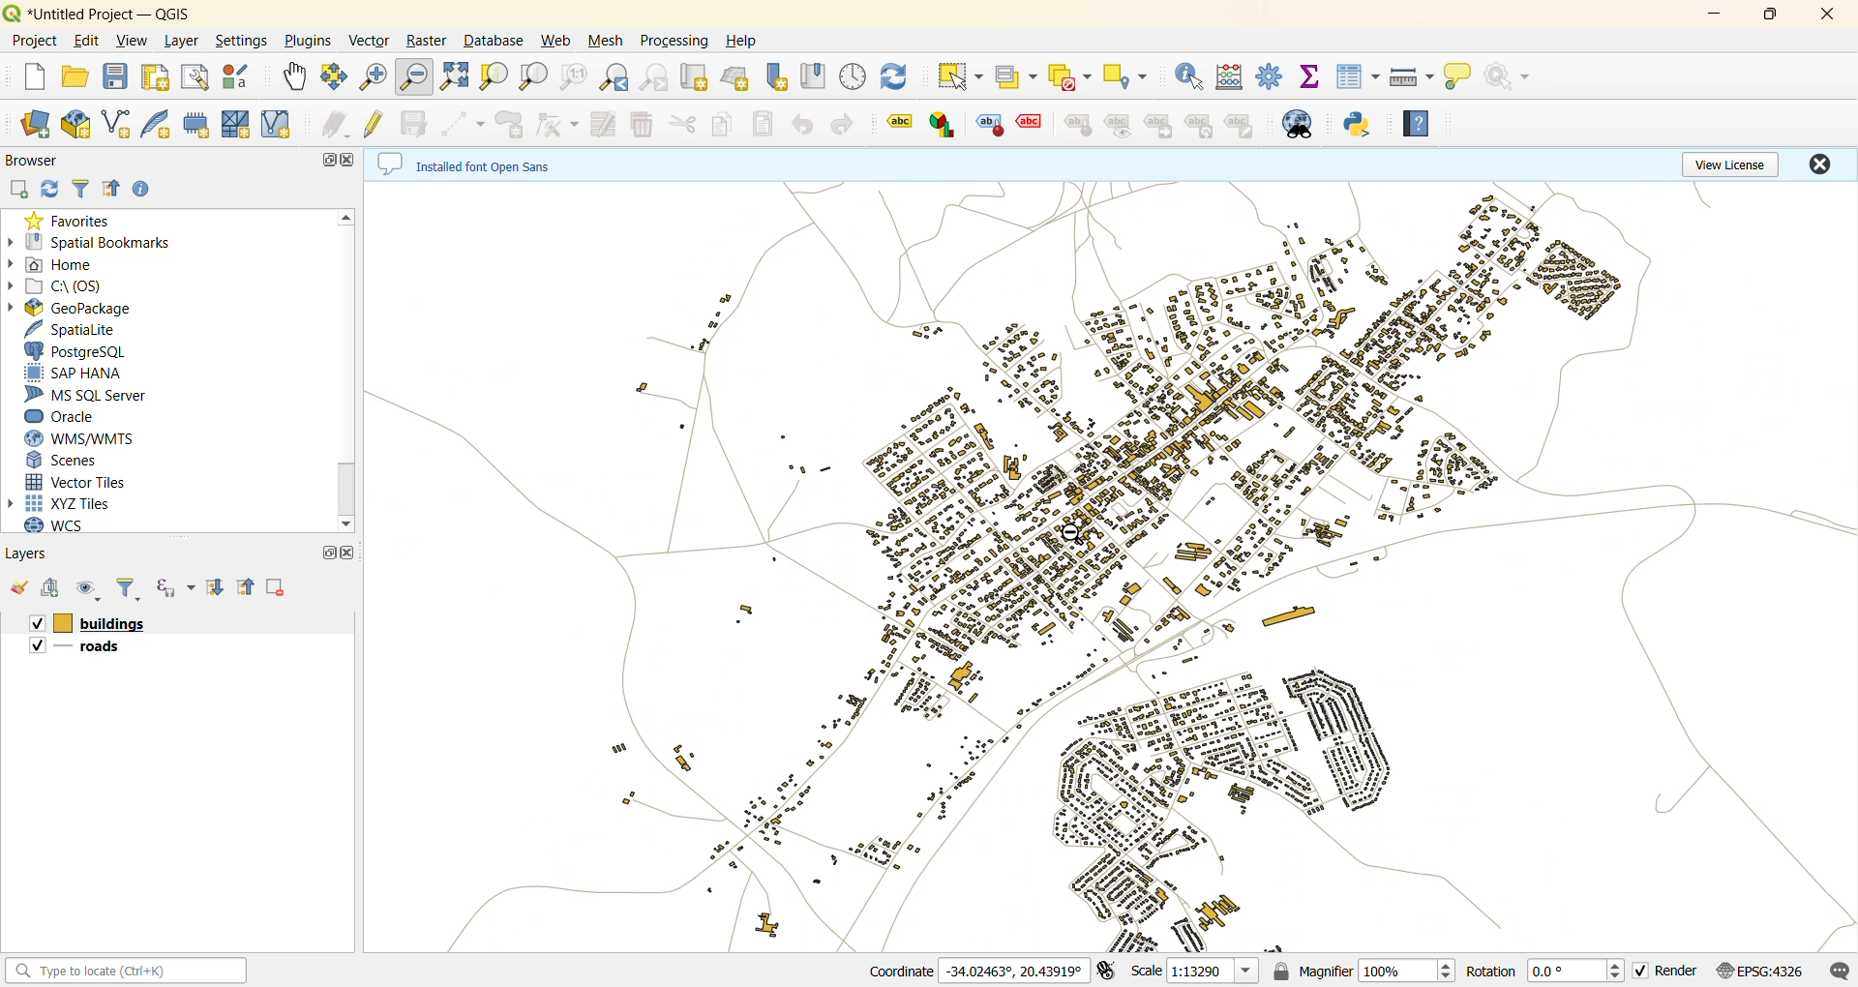 This screenshot has width=1858, height=987. What do you see at coordinates (36, 160) in the screenshot?
I see `browser` at bounding box center [36, 160].